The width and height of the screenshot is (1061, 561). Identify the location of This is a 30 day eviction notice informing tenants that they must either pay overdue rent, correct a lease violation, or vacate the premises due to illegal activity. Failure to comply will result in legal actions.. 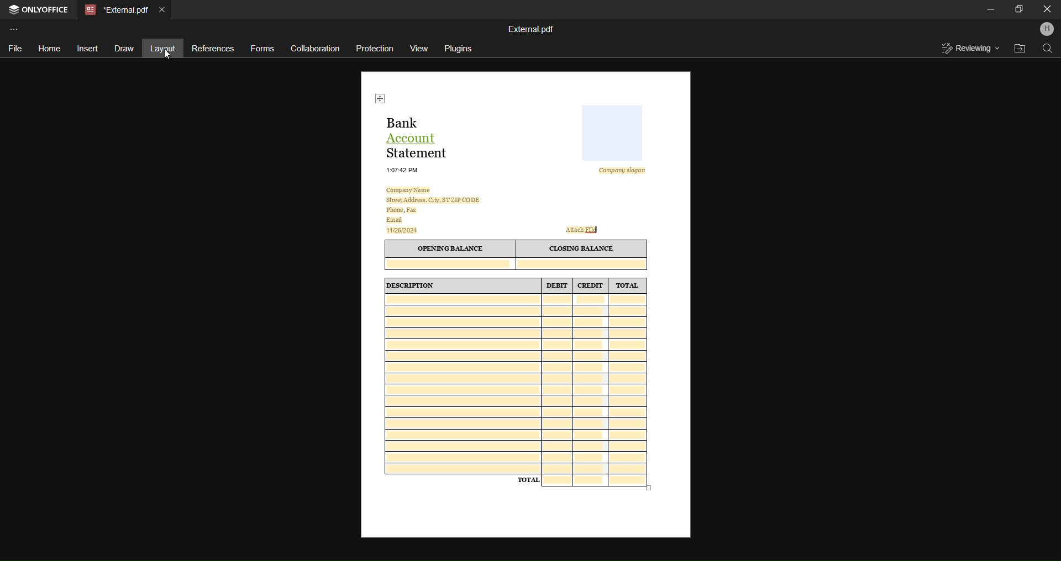
(525, 305).